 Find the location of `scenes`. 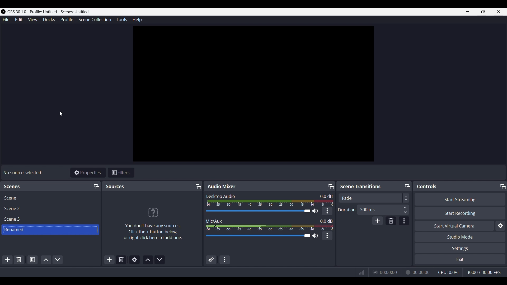

scenes is located at coordinates (13, 187).